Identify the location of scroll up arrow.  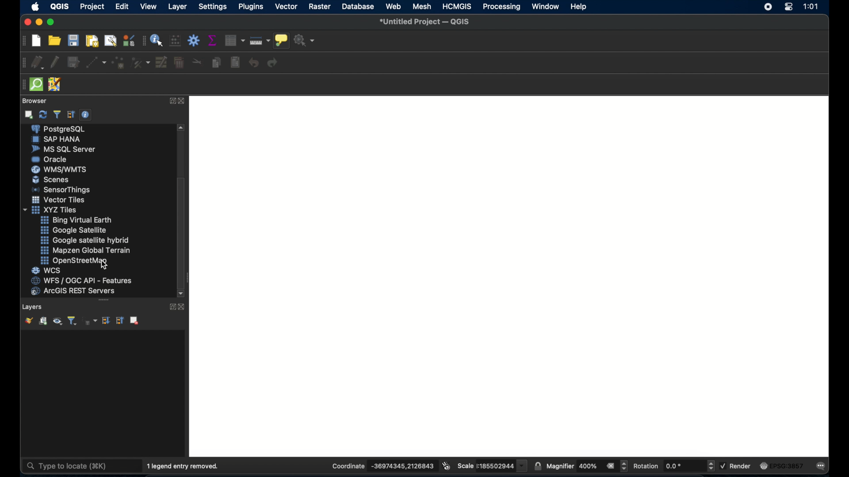
(181, 128).